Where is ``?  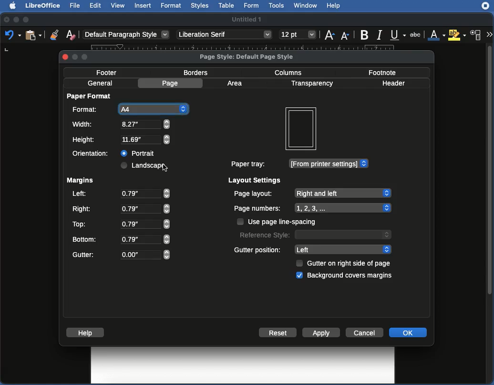
 is located at coordinates (225, 35).